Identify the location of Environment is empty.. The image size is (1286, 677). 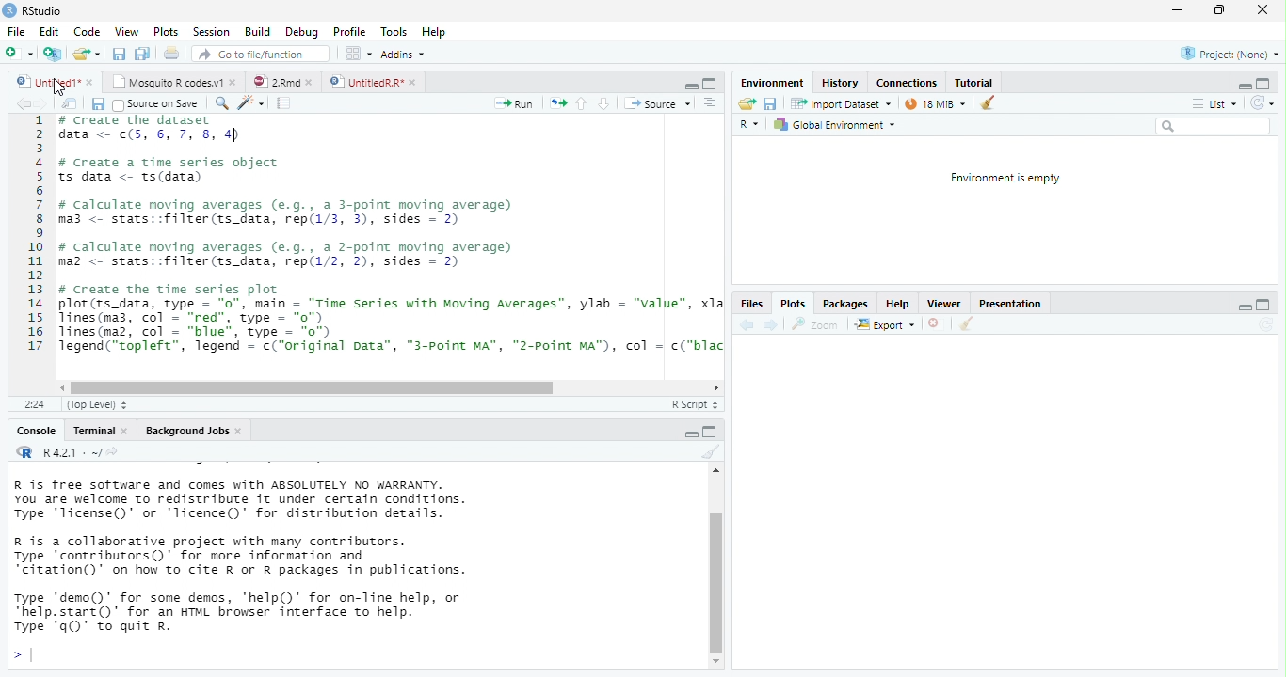
(1005, 179).